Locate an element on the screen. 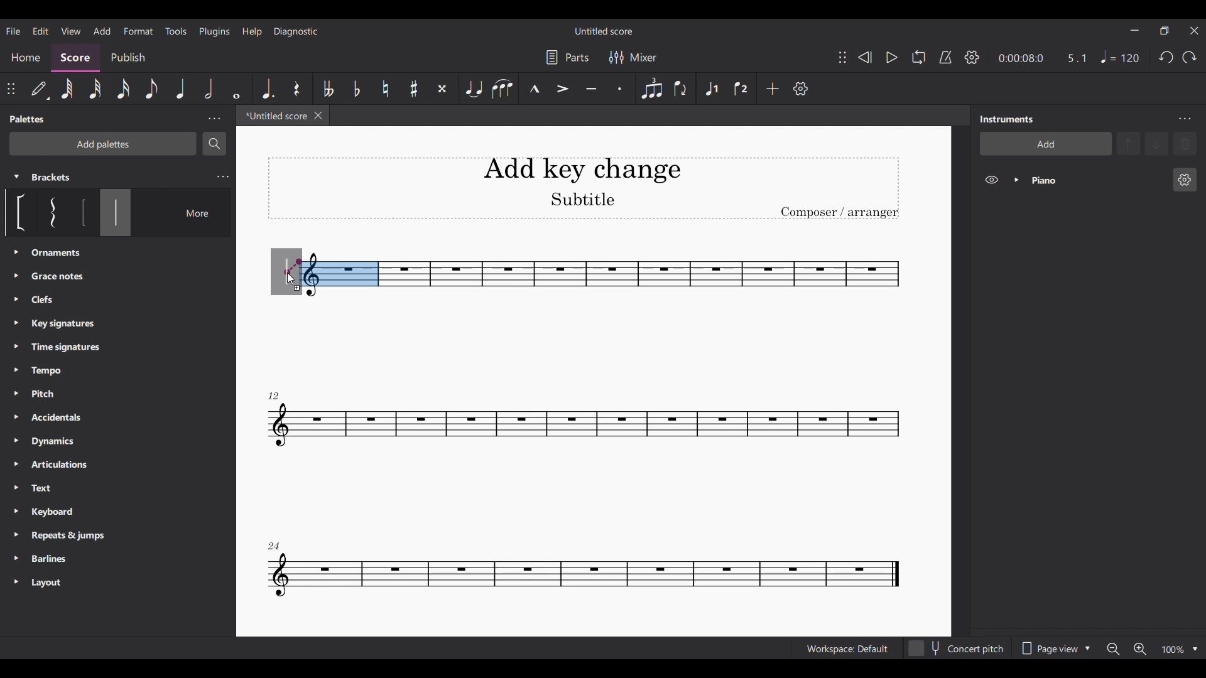 The height and width of the screenshot is (678, 1206). Page view options is located at coordinates (1055, 648).